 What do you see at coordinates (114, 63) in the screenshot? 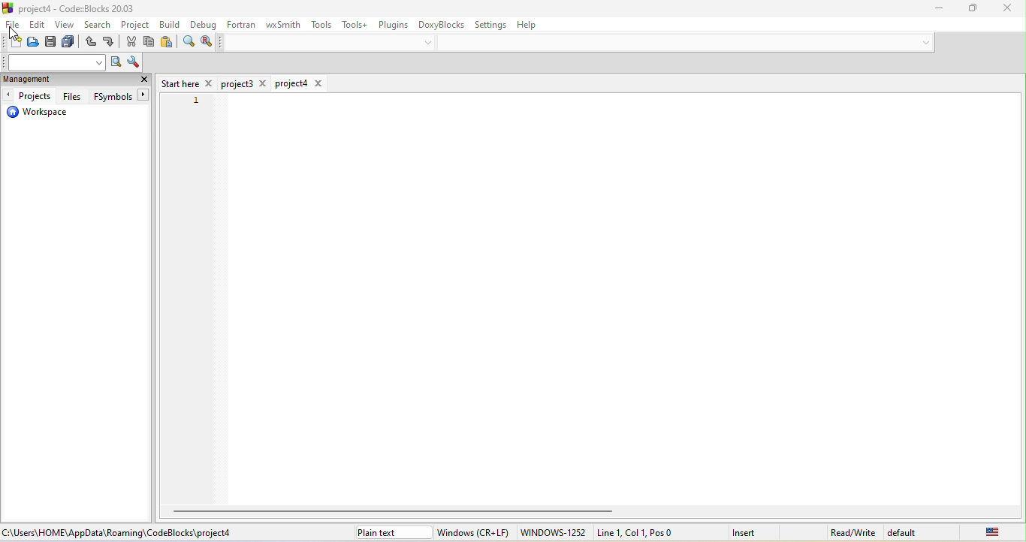
I see `run search` at bounding box center [114, 63].